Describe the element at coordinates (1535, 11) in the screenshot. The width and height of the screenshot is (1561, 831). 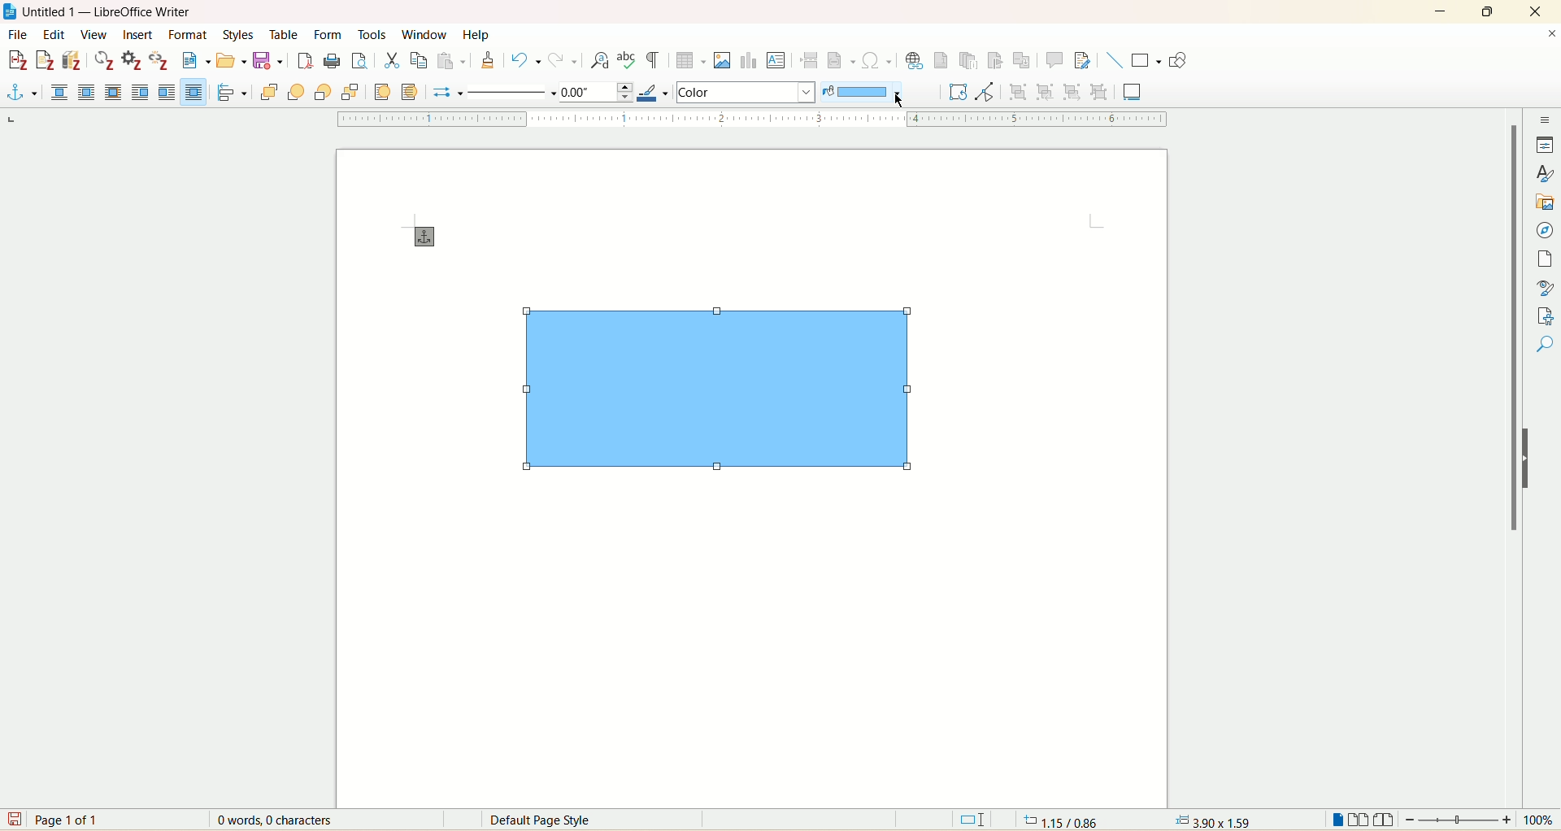
I see `close` at that location.